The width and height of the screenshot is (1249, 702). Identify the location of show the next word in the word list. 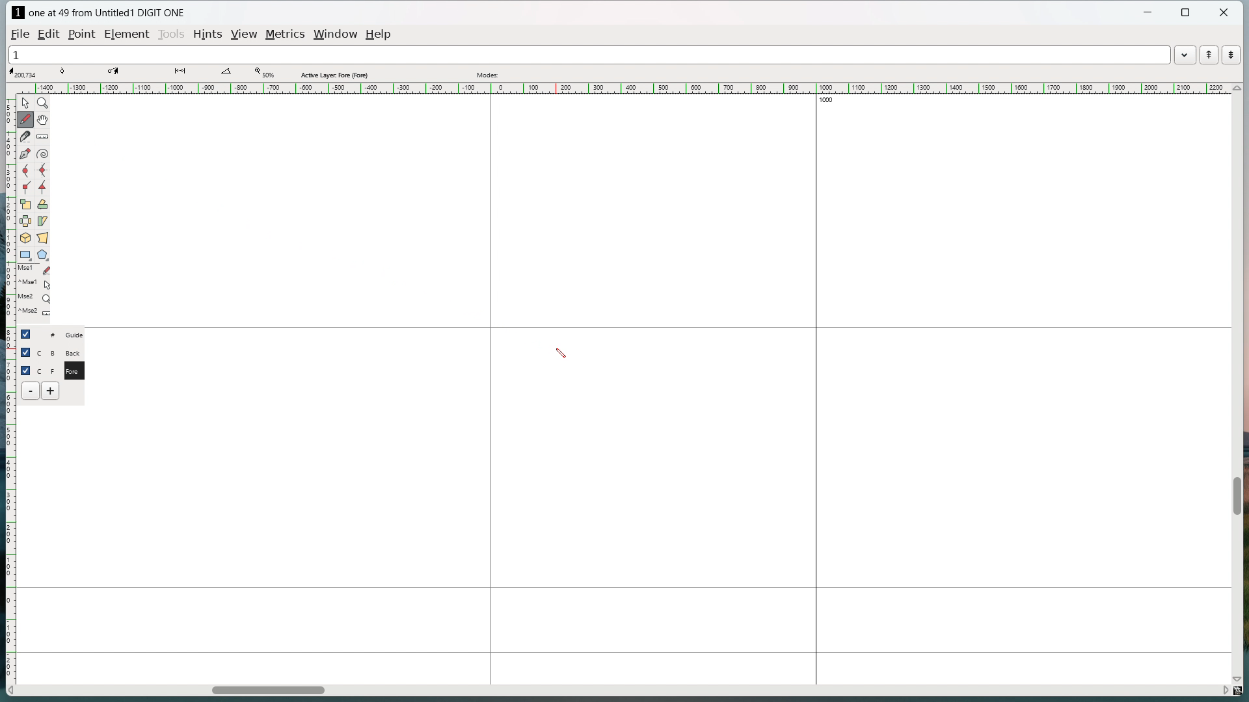
(1231, 55).